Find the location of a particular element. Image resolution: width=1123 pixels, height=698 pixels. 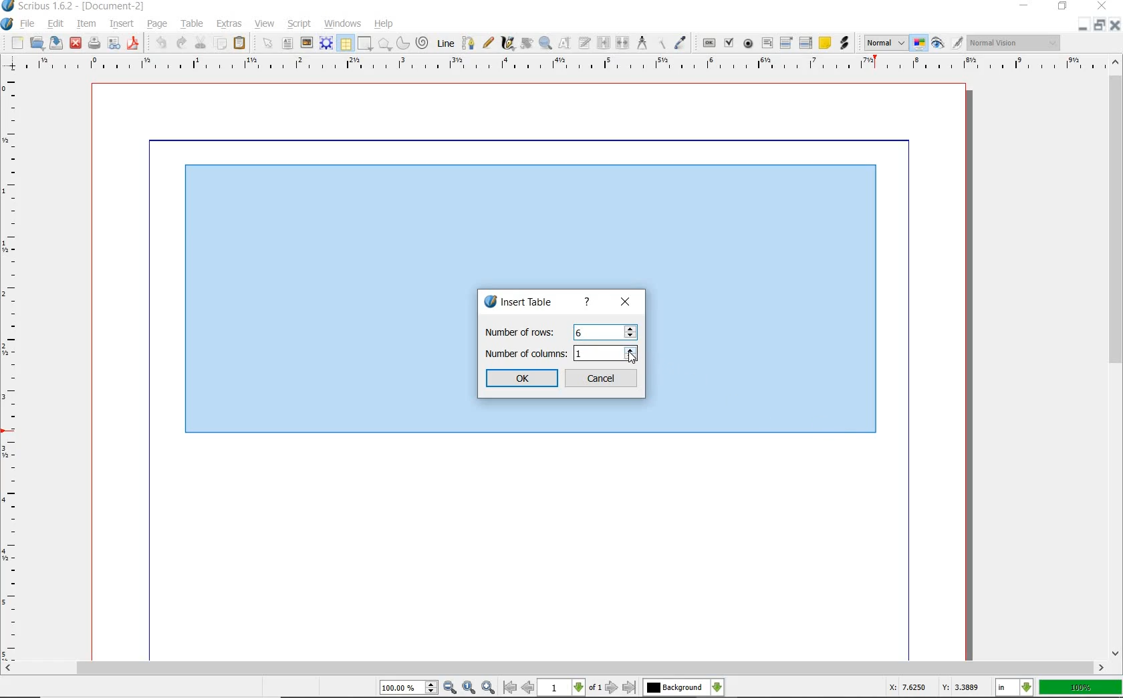

Number of columns: is located at coordinates (525, 354).